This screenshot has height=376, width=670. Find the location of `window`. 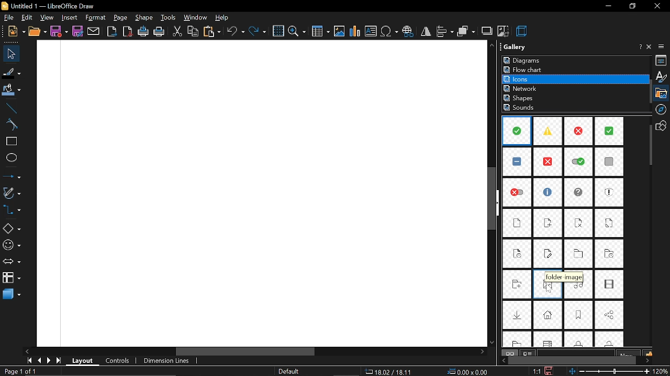

window is located at coordinates (195, 18).